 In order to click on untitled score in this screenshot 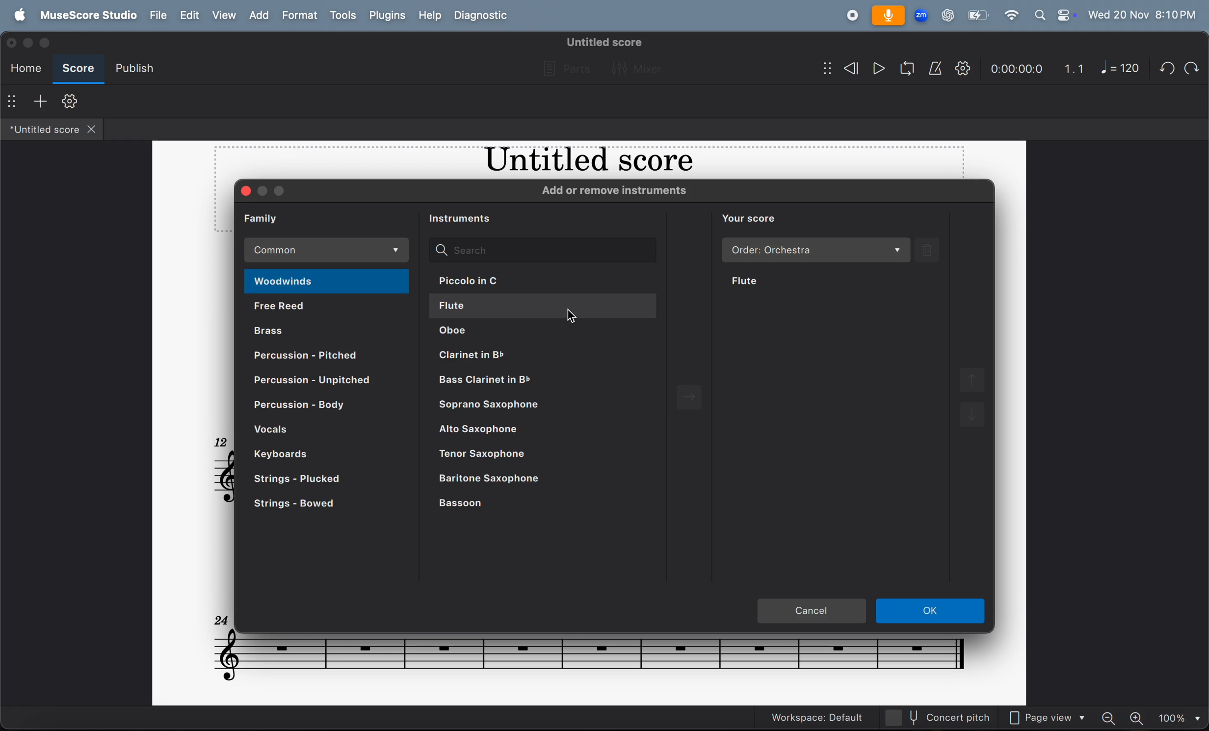, I will do `click(603, 40)`.